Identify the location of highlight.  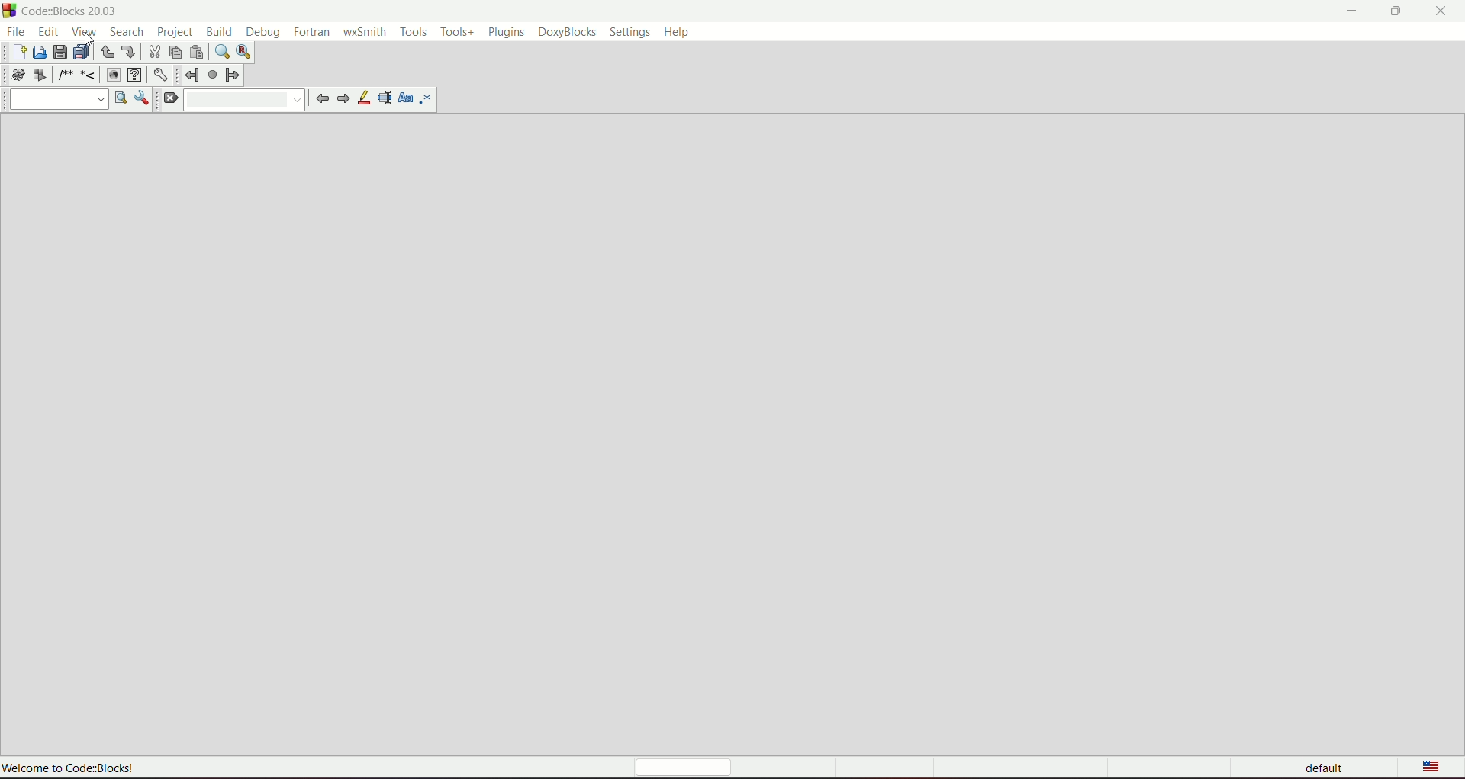
(365, 98).